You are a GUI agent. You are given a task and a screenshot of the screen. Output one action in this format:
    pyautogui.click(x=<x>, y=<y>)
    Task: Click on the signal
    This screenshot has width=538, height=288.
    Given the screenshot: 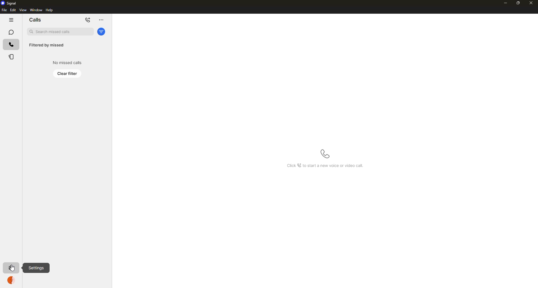 What is the action you would take?
    pyautogui.click(x=9, y=3)
    